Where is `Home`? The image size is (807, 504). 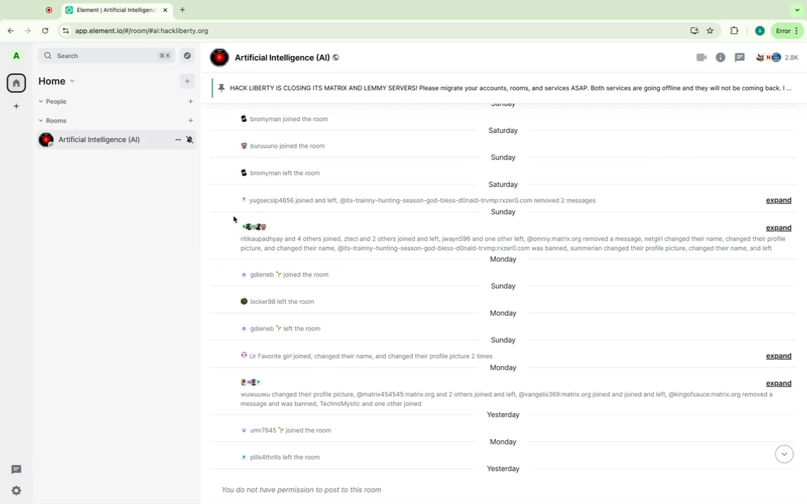 Home is located at coordinates (16, 83).